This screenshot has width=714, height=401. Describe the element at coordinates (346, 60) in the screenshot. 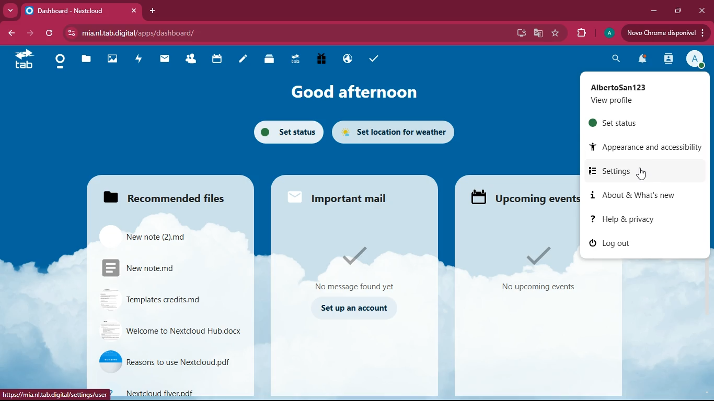

I see `public` at that location.